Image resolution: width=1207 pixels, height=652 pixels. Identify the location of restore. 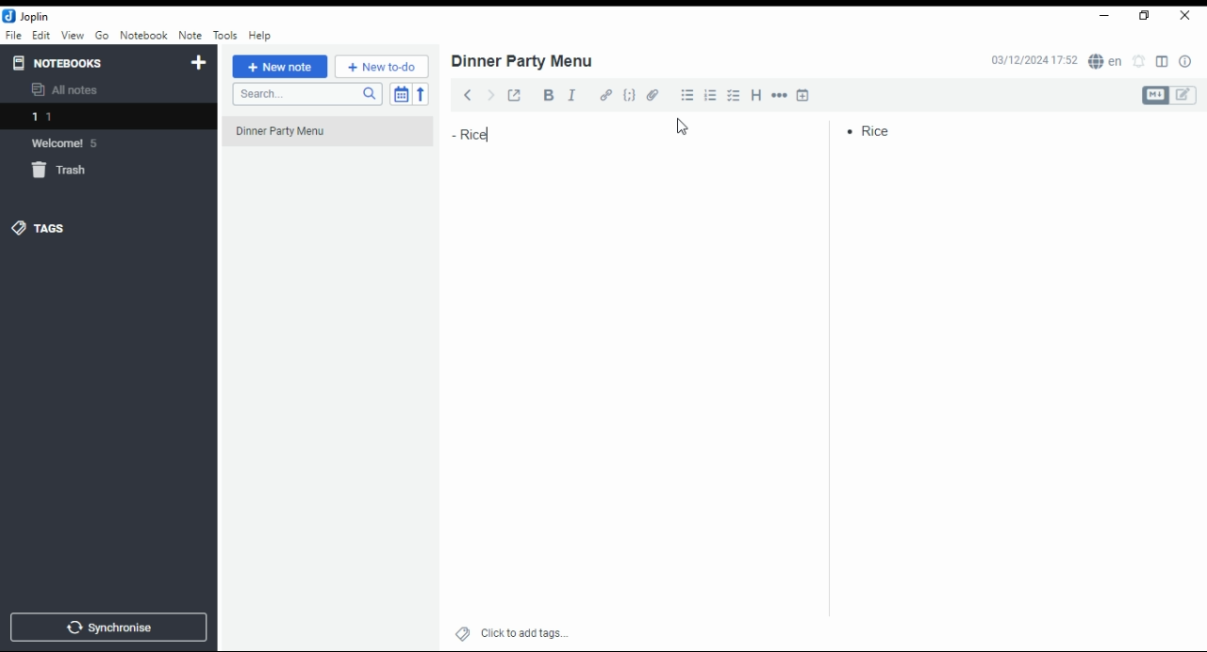
(1146, 17).